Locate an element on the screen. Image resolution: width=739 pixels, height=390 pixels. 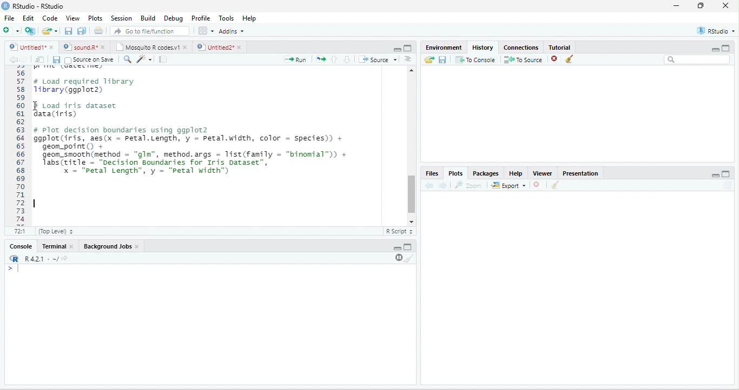
search bar is located at coordinates (697, 59).